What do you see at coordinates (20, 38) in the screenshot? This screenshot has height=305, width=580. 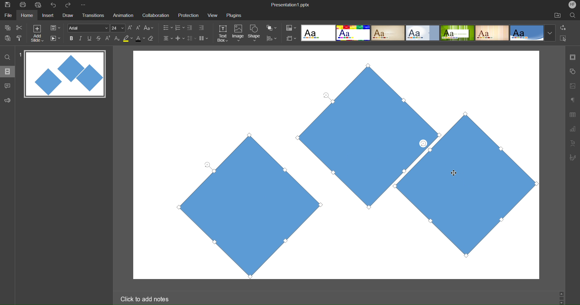 I see `Format painter` at bounding box center [20, 38].